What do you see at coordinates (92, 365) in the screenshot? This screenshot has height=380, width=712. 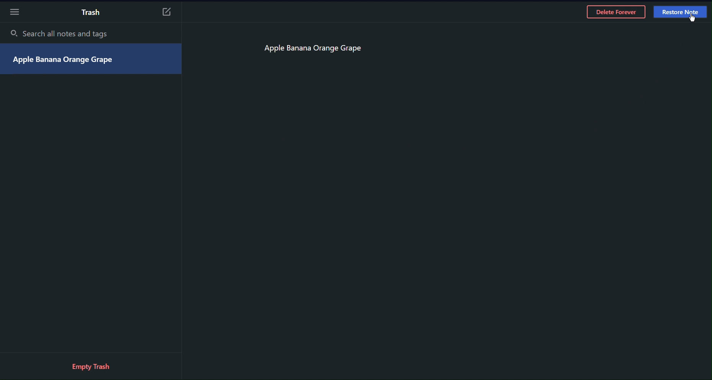 I see `Empty Tras` at bounding box center [92, 365].